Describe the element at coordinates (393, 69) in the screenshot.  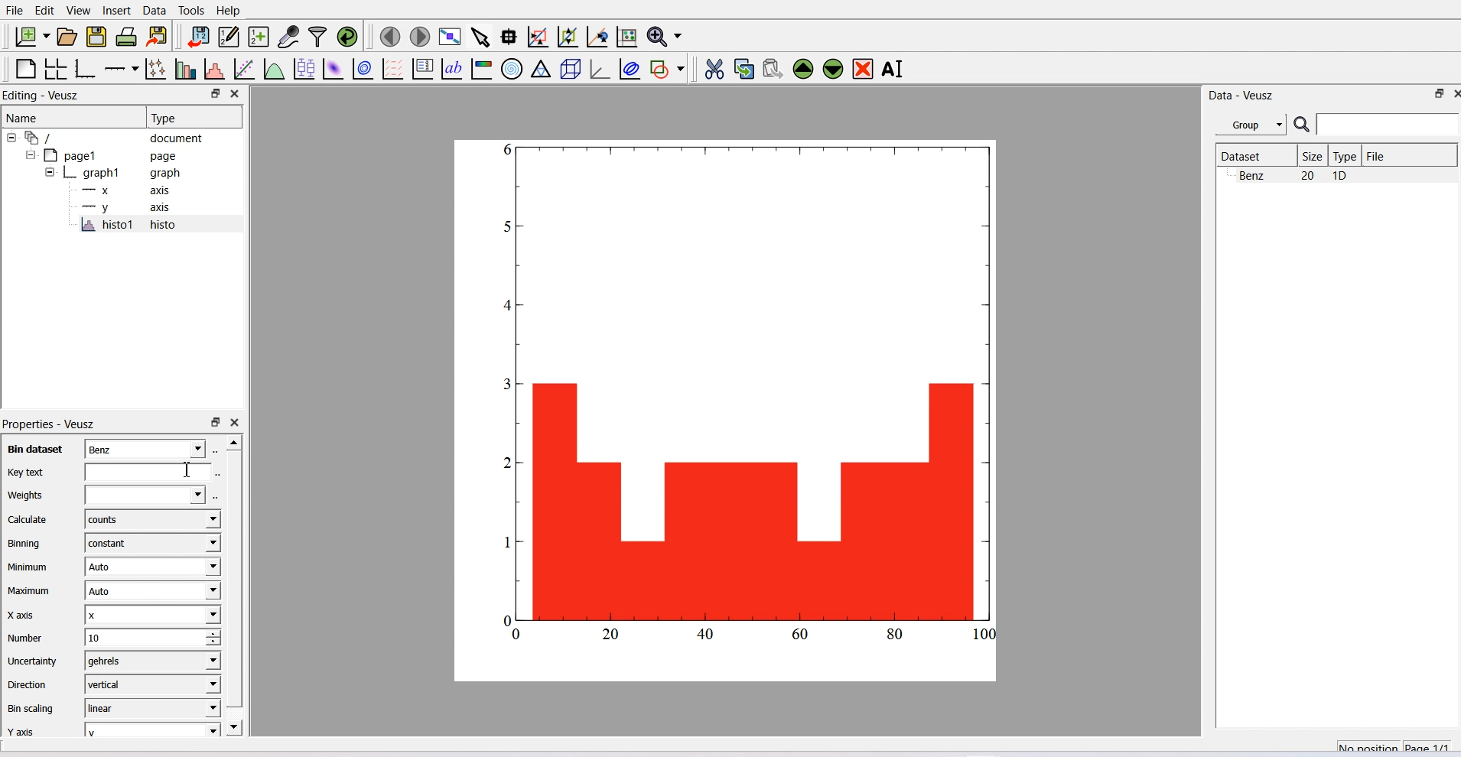
I see `Plot a vector field` at that location.